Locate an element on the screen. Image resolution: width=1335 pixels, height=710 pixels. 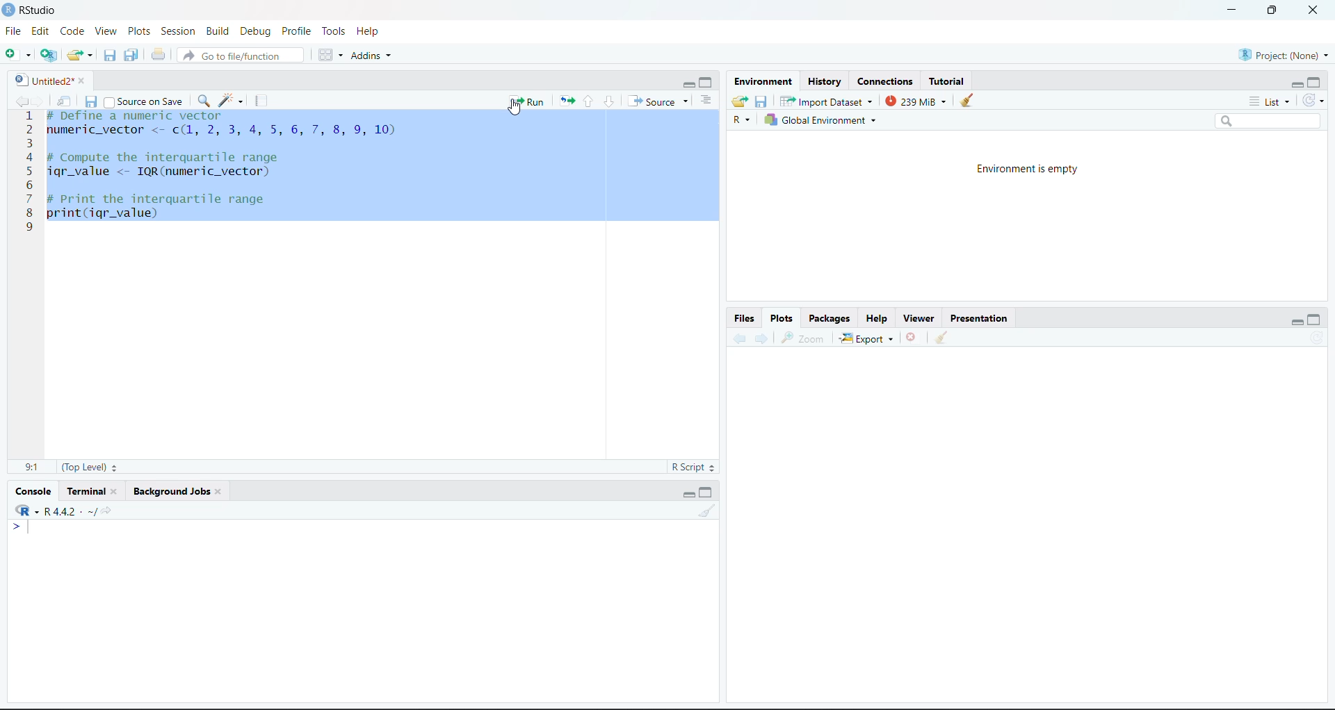
Terminal is located at coordinates (92, 491).